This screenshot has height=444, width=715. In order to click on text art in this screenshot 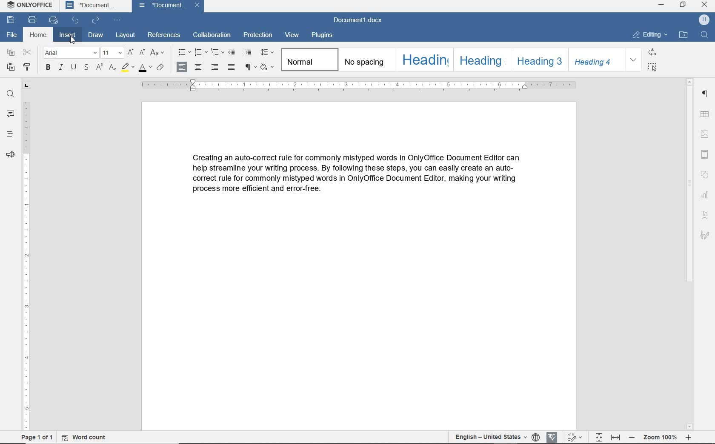, I will do `click(706, 215)`.